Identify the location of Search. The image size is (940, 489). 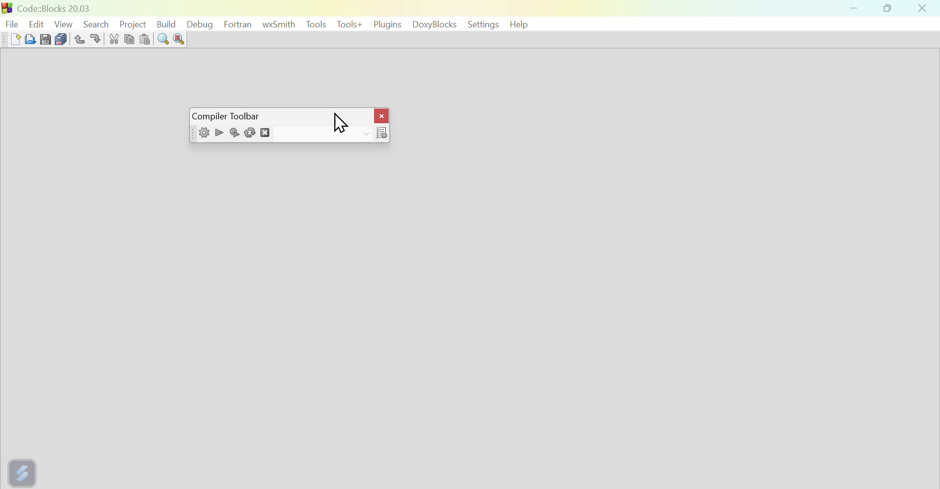
(96, 22).